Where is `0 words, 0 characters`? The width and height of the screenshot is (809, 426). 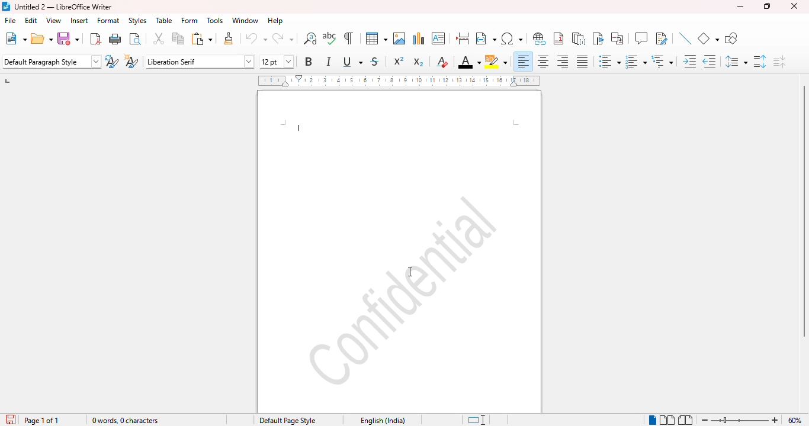
0 words, 0 characters is located at coordinates (145, 419).